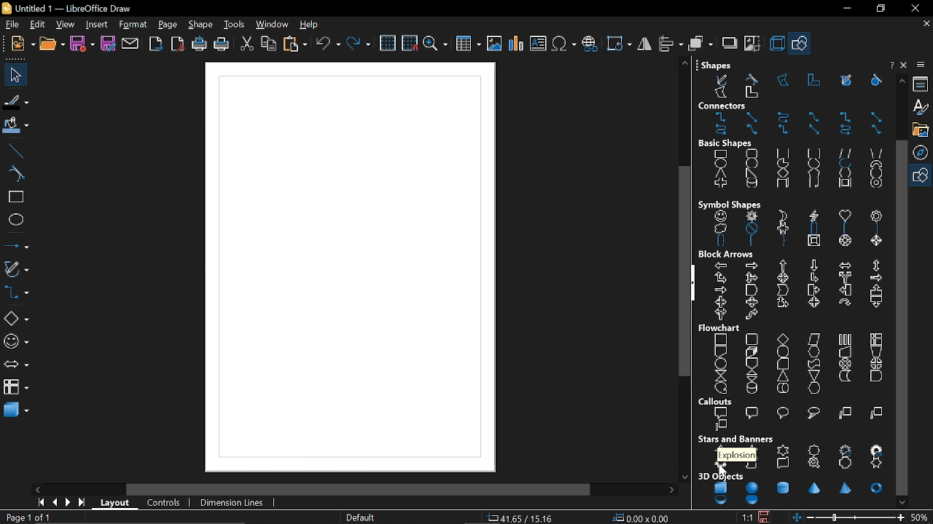 The height and width of the screenshot is (524, 933). What do you see at coordinates (42, 504) in the screenshot?
I see `go to first page` at bounding box center [42, 504].